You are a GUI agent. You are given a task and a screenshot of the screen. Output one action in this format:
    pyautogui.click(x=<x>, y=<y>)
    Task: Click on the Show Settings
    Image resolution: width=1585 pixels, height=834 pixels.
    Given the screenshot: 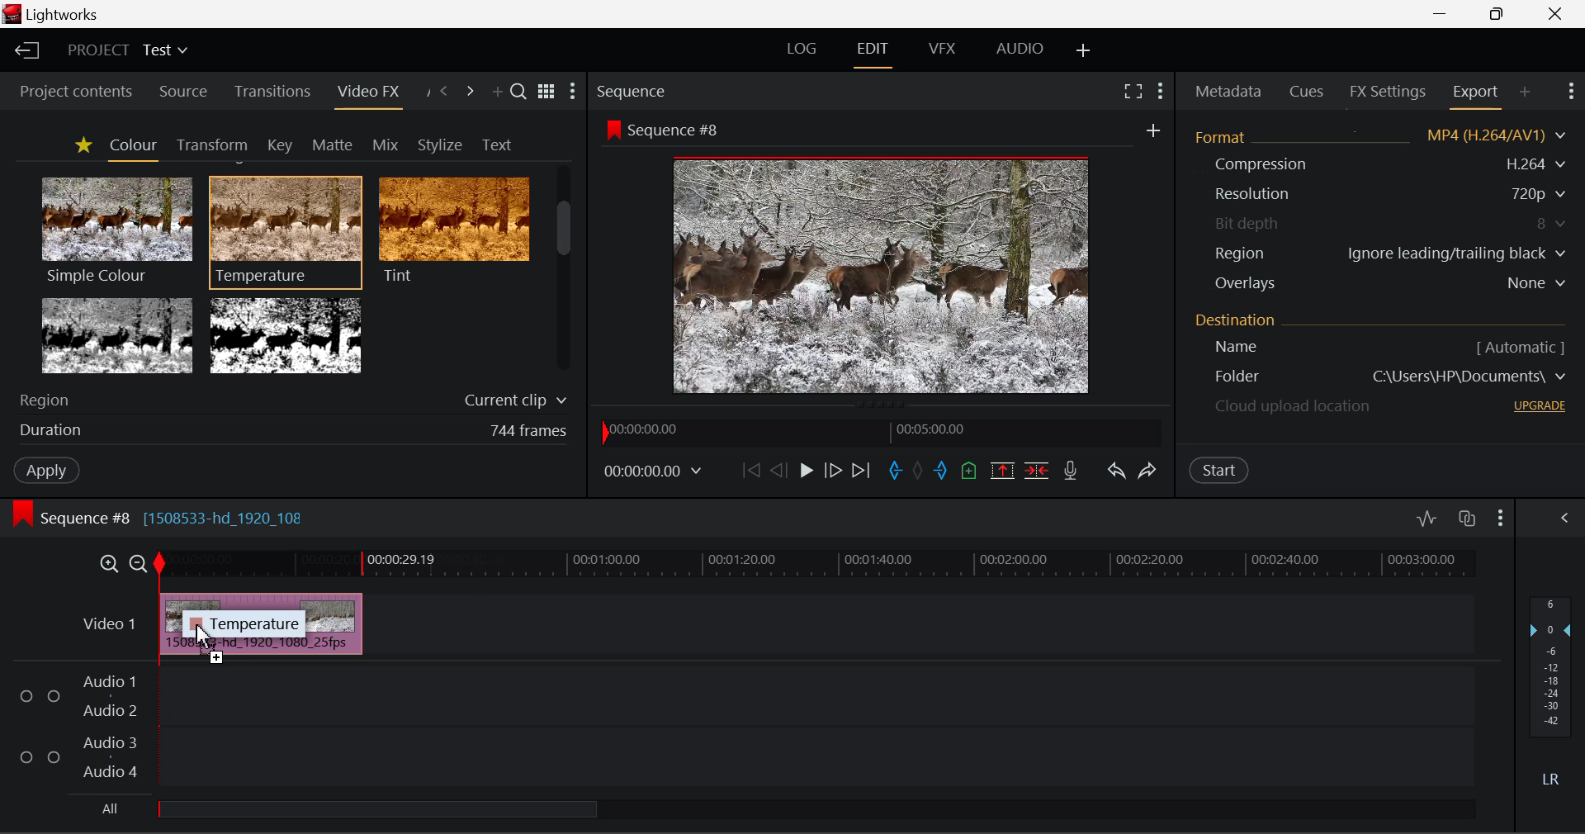 What is the action you would take?
    pyautogui.click(x=1159, y=92)
    